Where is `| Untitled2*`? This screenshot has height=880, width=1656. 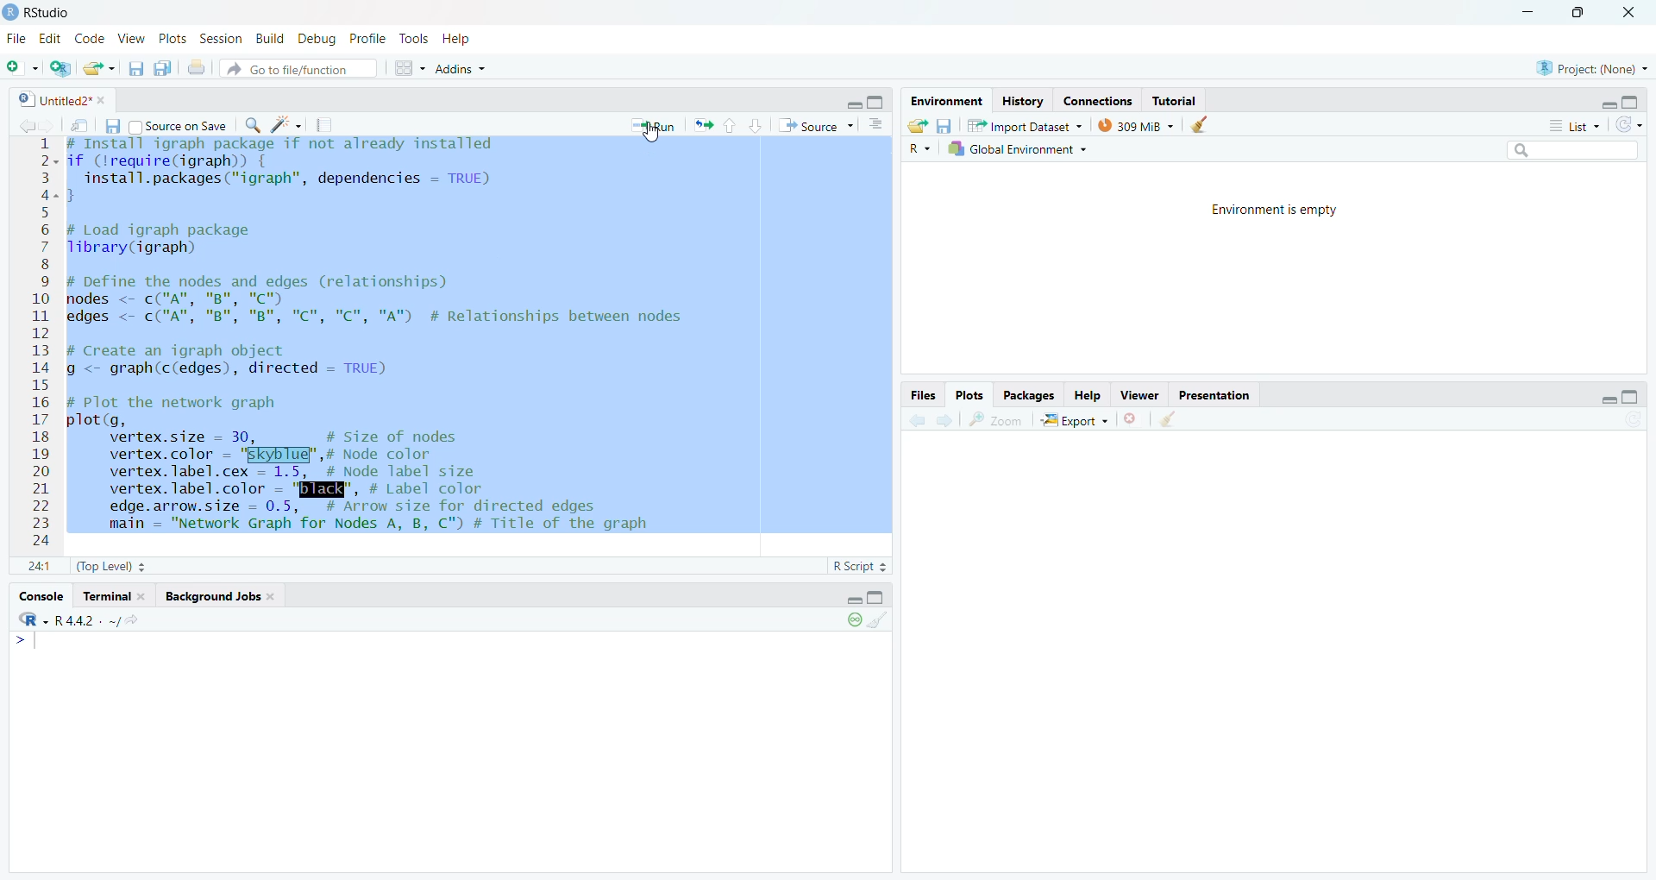 | Untitled2* is located at coordinates (55, 101).